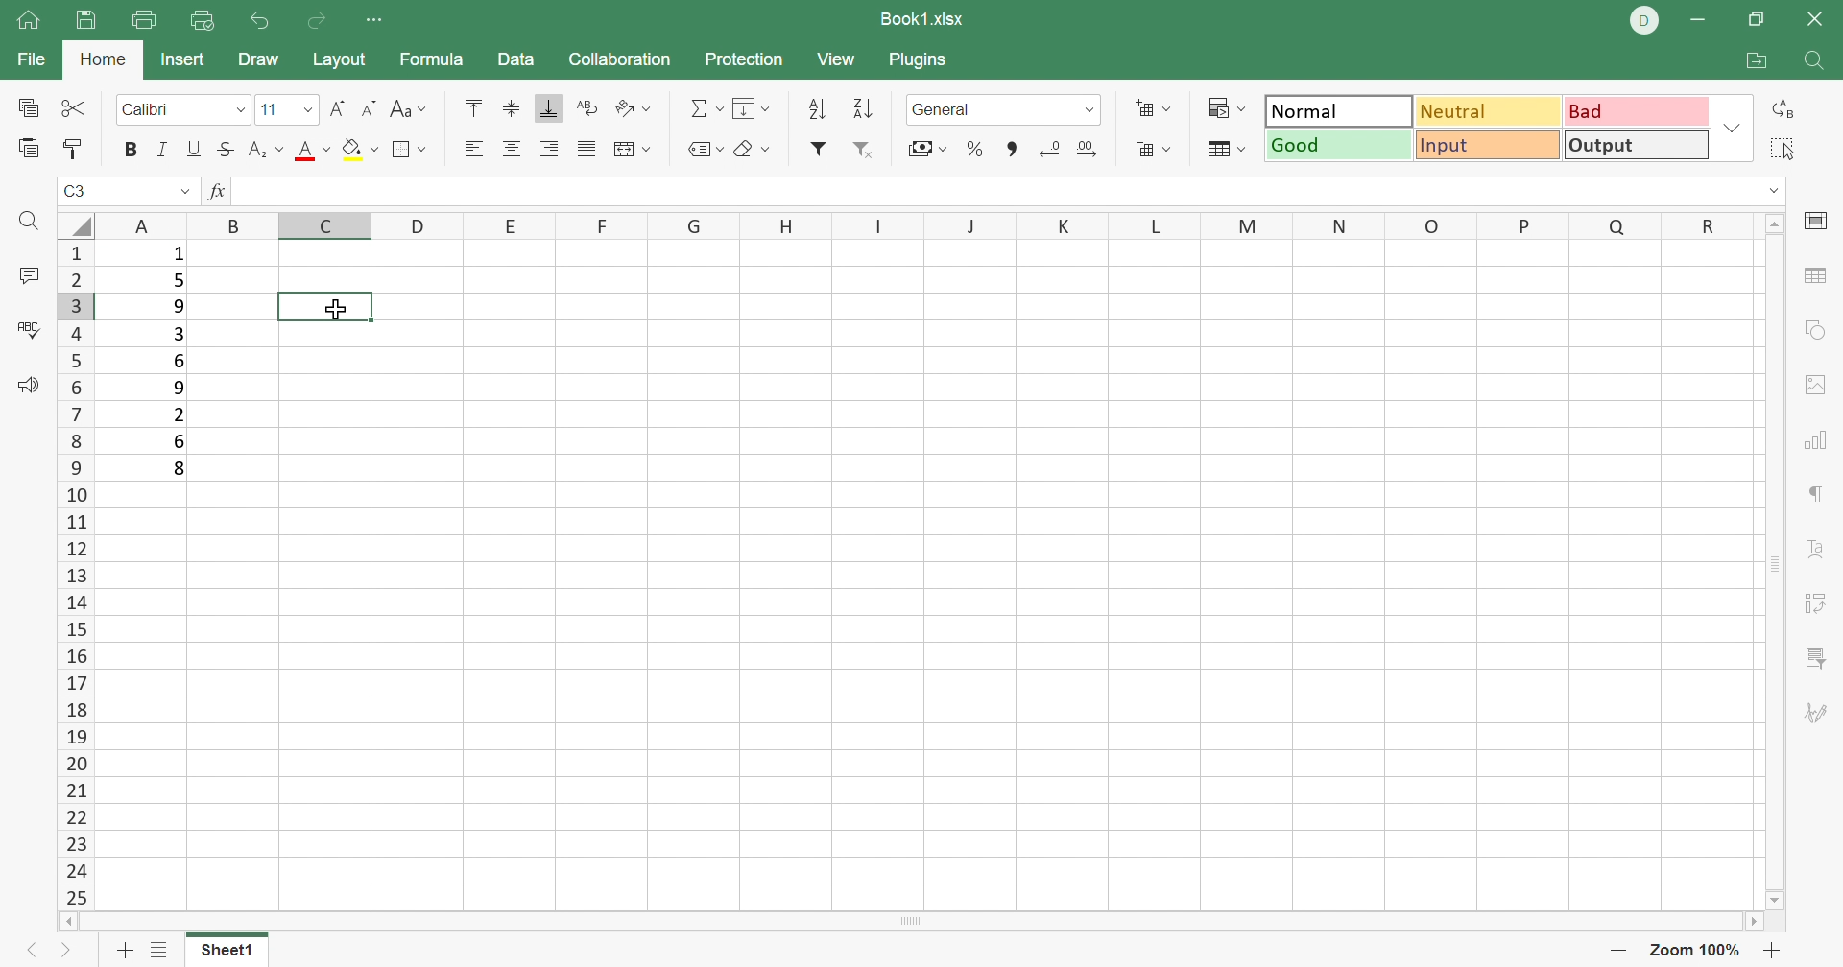 The width and height of the screenshot is (1843, 967). What do you see at coordinates (1698, 19) in the screenshot?
I see `Minimize` at bounding box center [1698, 19].